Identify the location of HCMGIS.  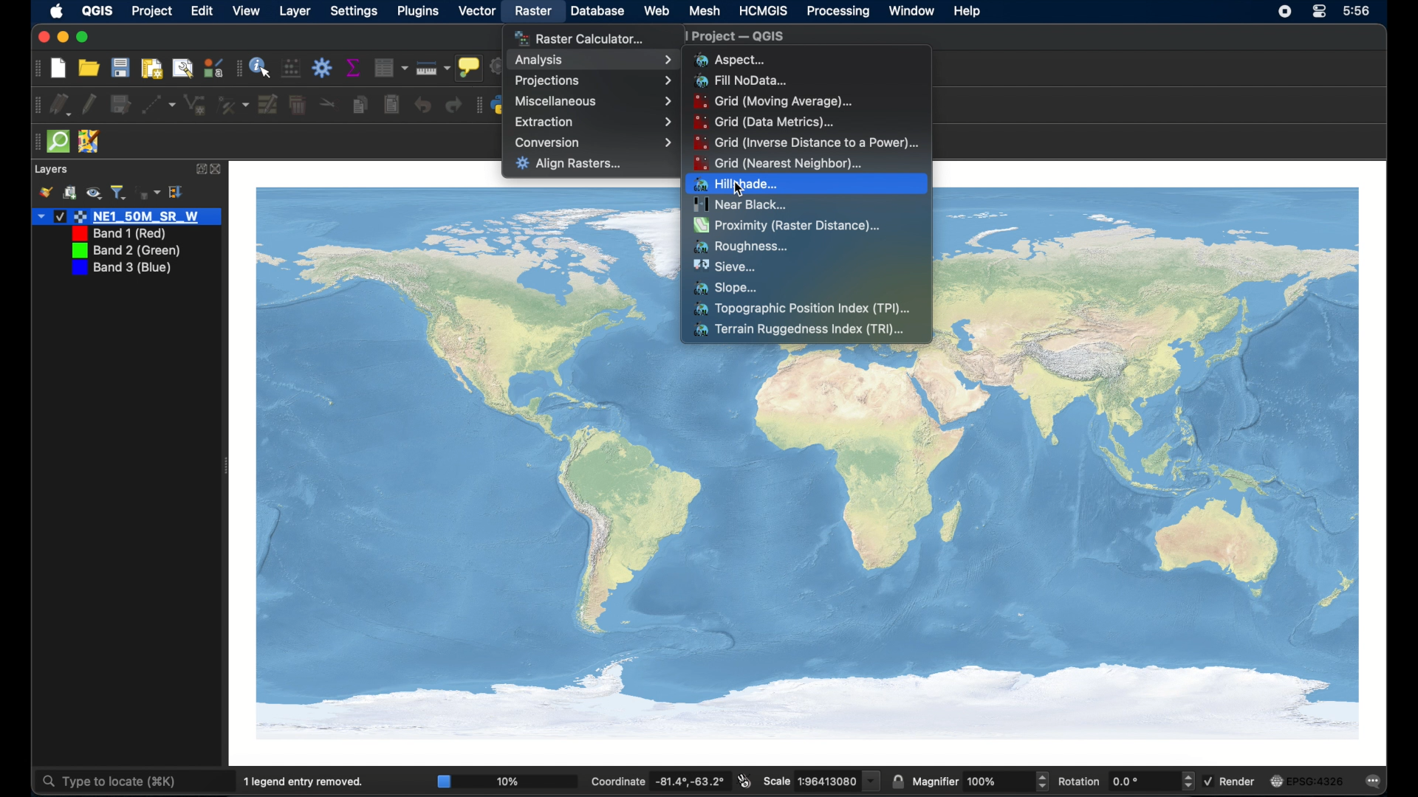
(763, 10).